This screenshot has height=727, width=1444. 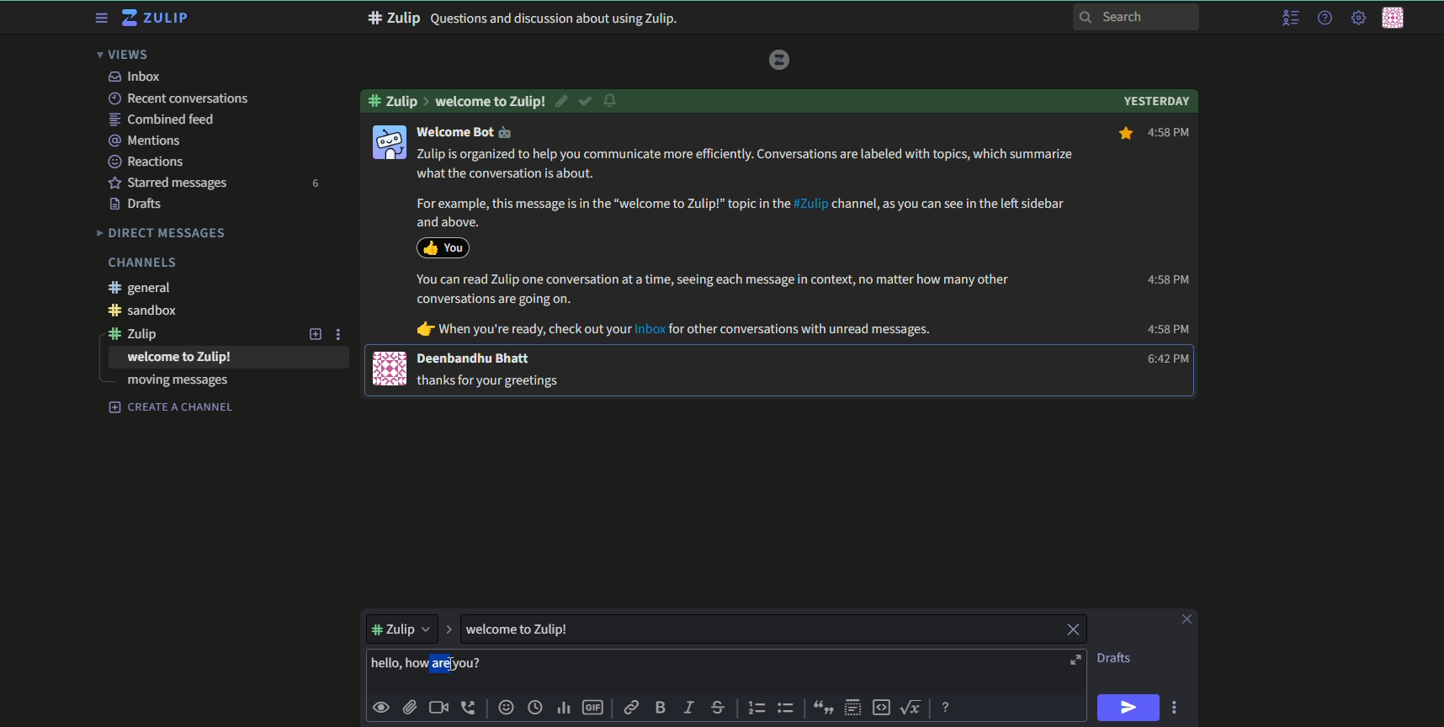 What do you see at coordinates (149, 311) in the screenshot?
I see `#sandbox` at bounding box center [149, 311].